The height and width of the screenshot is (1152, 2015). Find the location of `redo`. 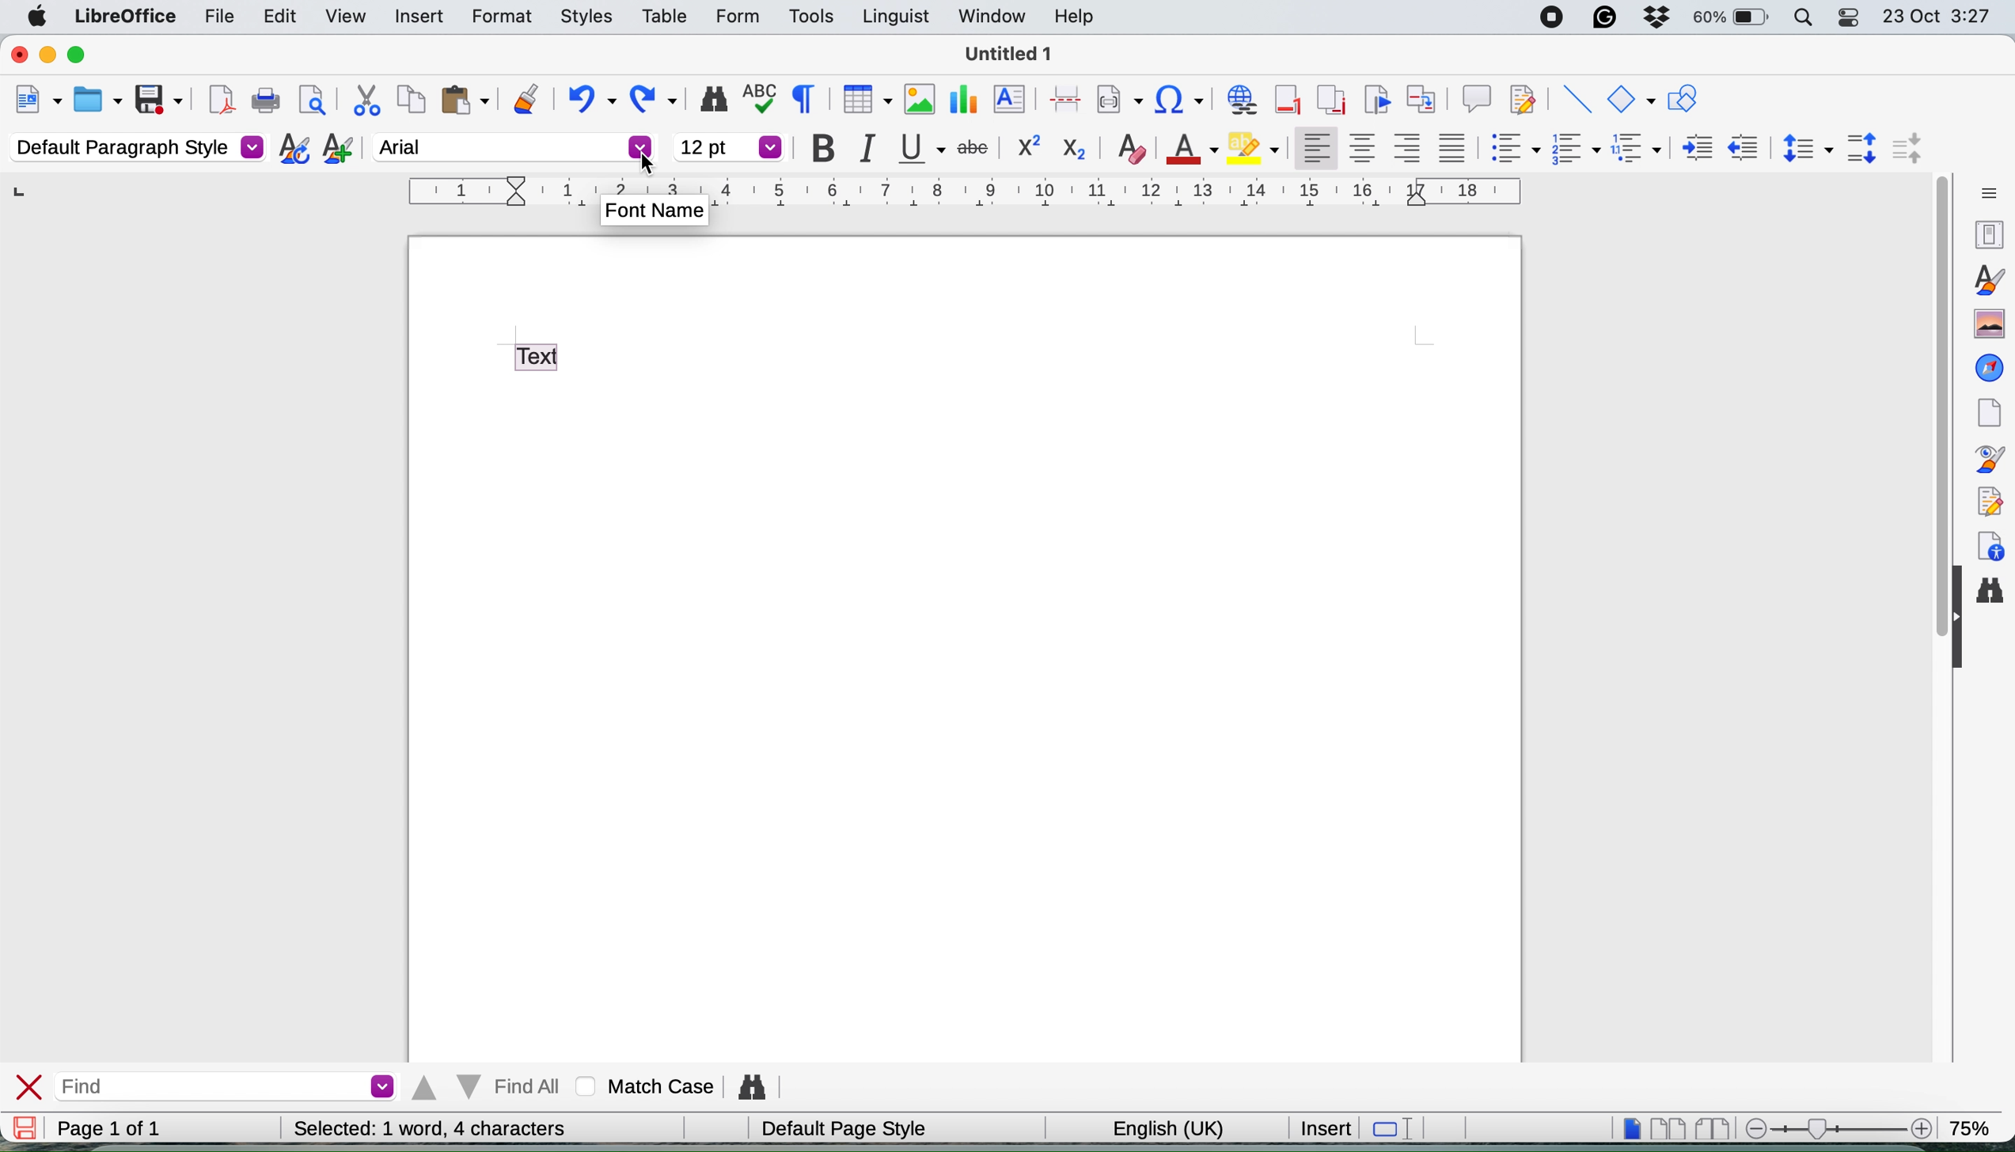

redo is located at coordinates (658, 100).